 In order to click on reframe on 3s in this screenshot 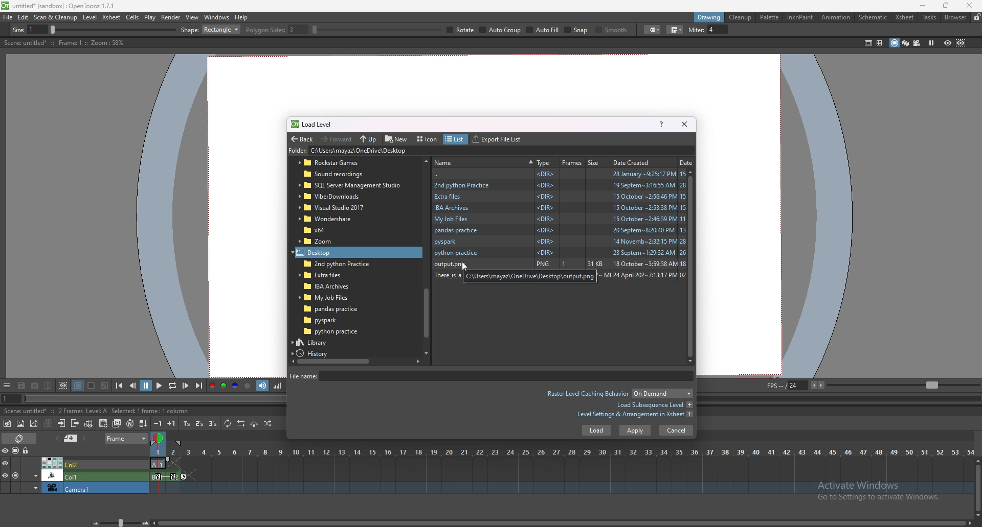, I will do `click(213, 423)`.